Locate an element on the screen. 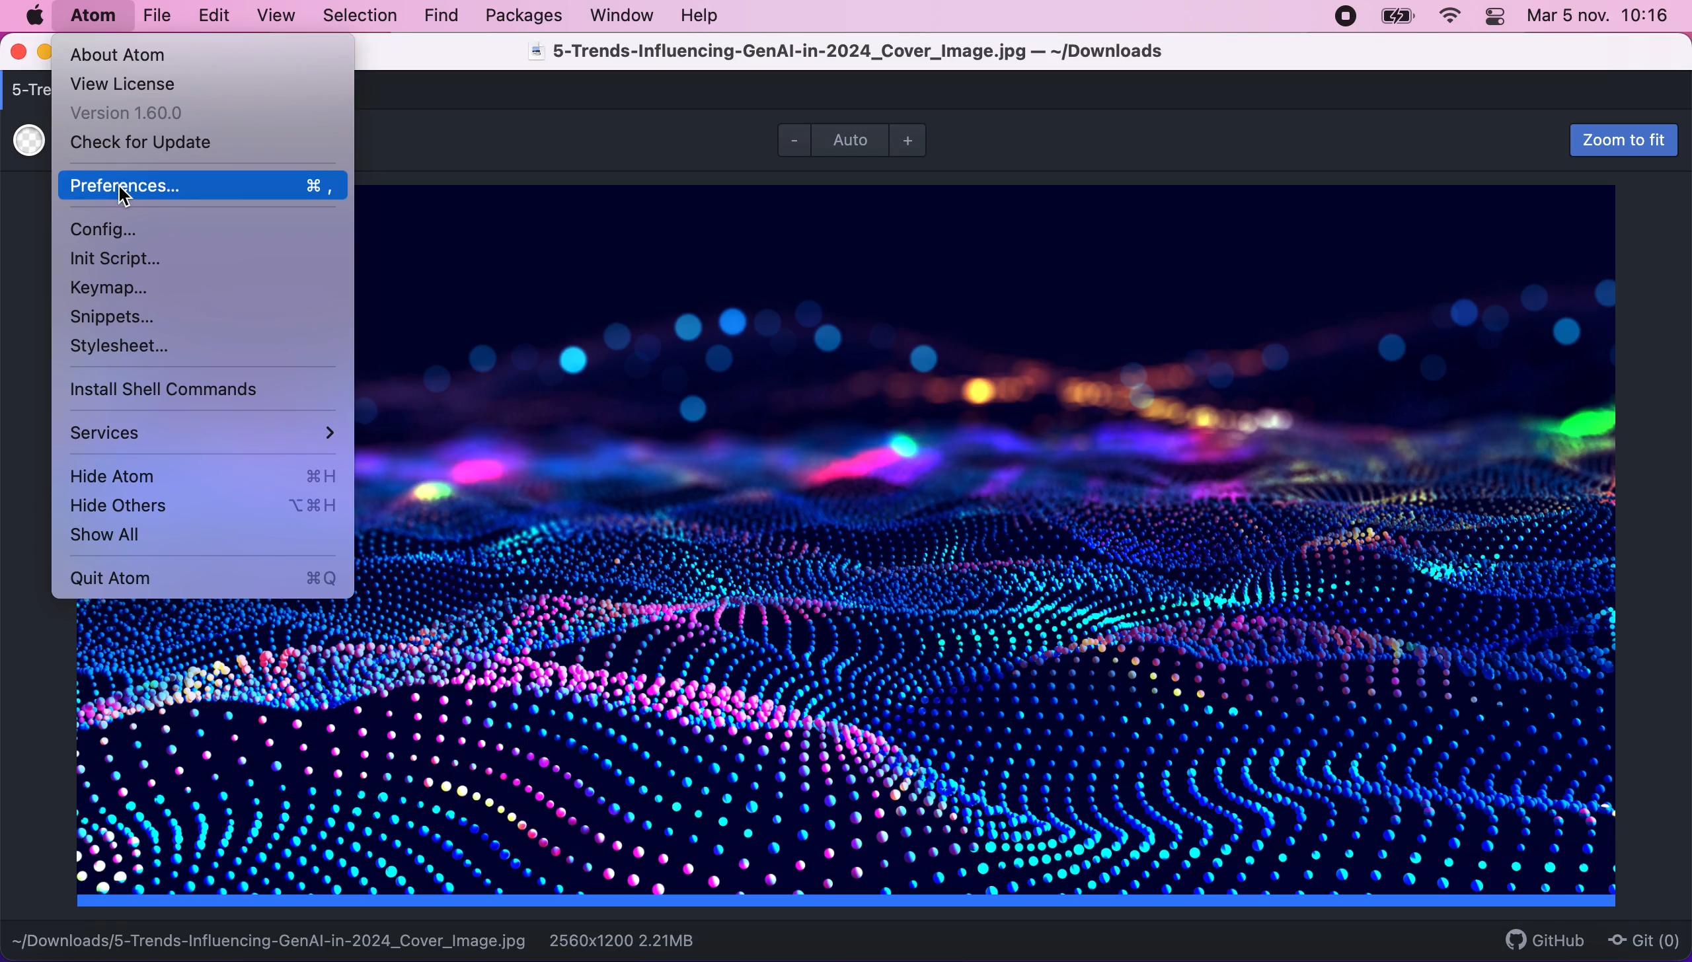 The height and width of the screenshot is (962, 1692). packages is located at coordinates (521, 16).